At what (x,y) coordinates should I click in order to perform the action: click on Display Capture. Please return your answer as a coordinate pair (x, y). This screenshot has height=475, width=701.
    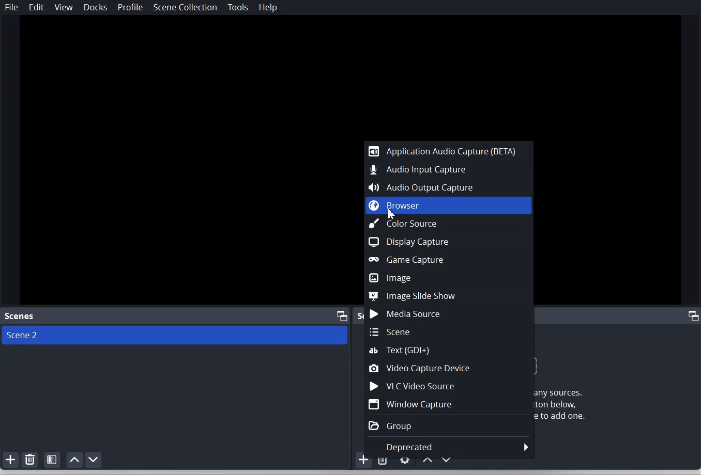
    Looking at the image, I should click on (450, 242).